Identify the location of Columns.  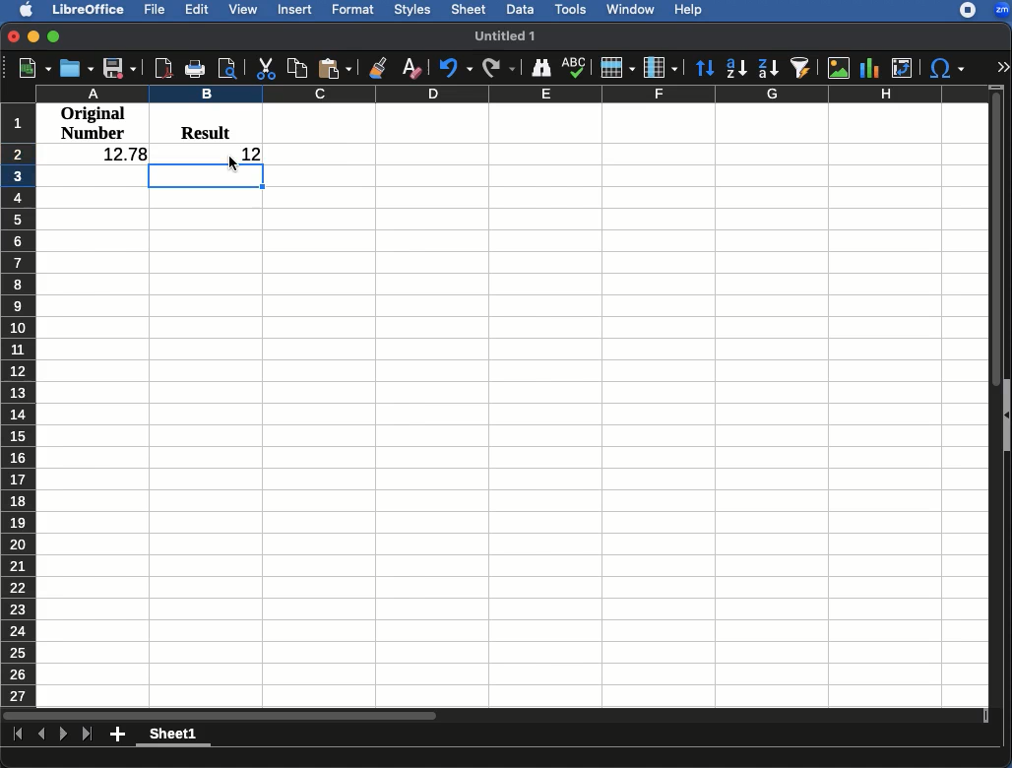
(510, 94).